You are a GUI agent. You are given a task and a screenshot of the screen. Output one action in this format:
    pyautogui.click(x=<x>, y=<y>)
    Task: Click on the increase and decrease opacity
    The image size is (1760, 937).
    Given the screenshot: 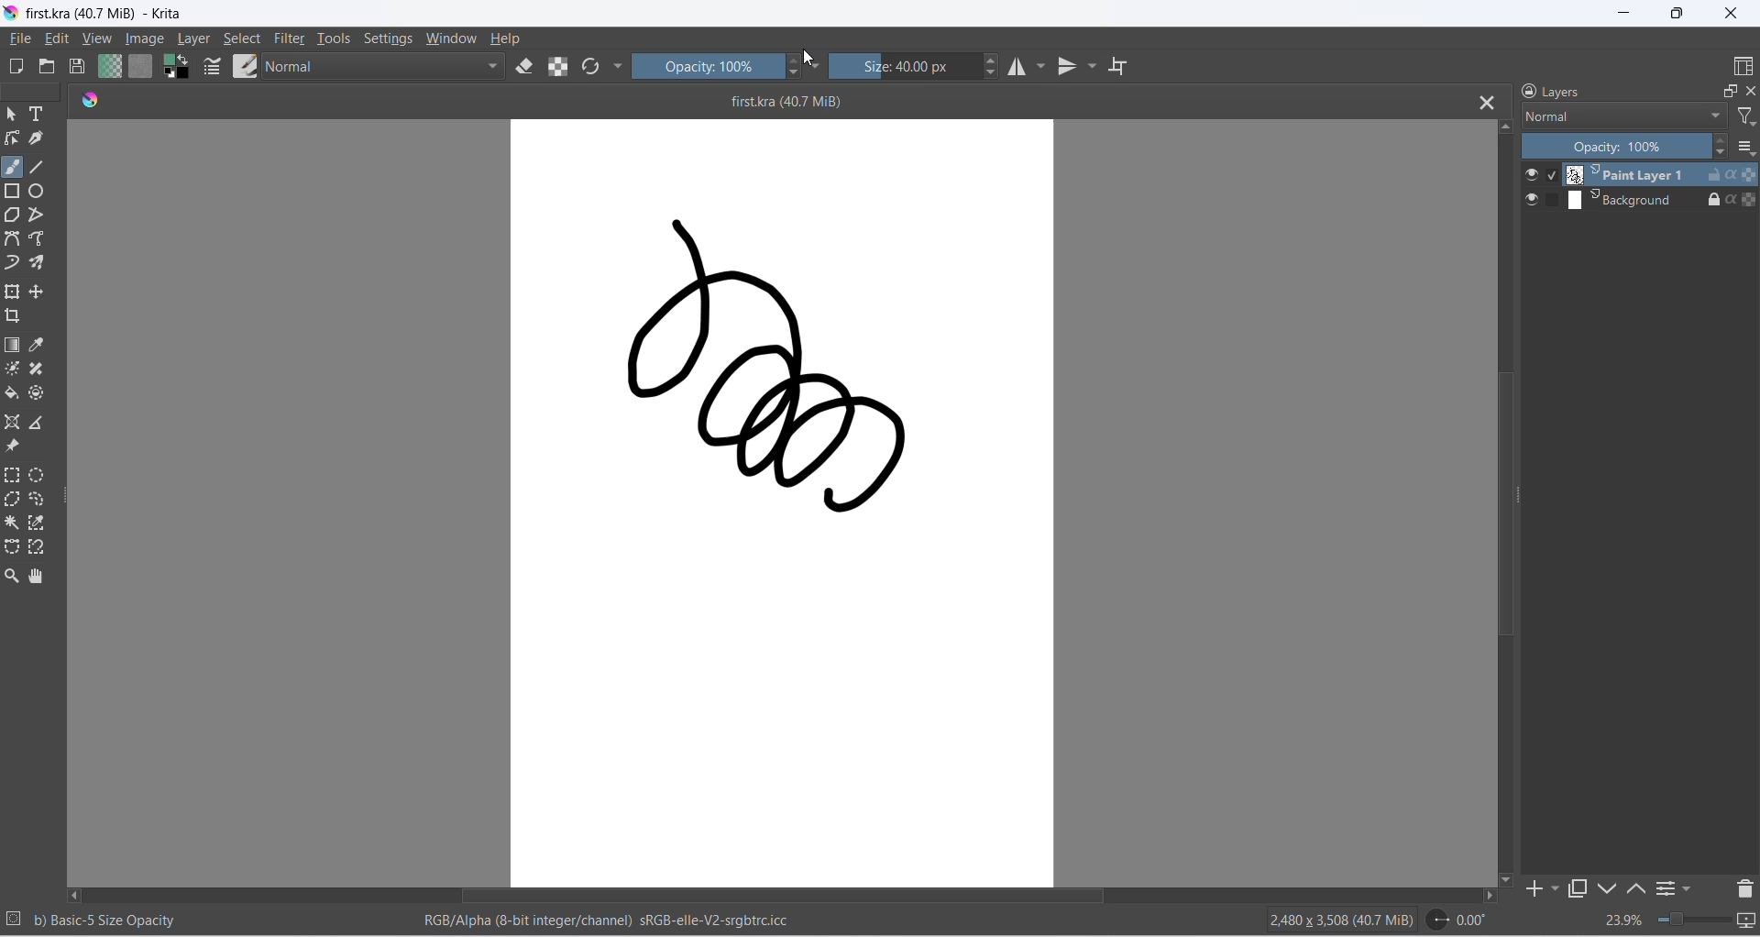 What is the action you would take?
    pyautogui.click(x=793, y=66)
    